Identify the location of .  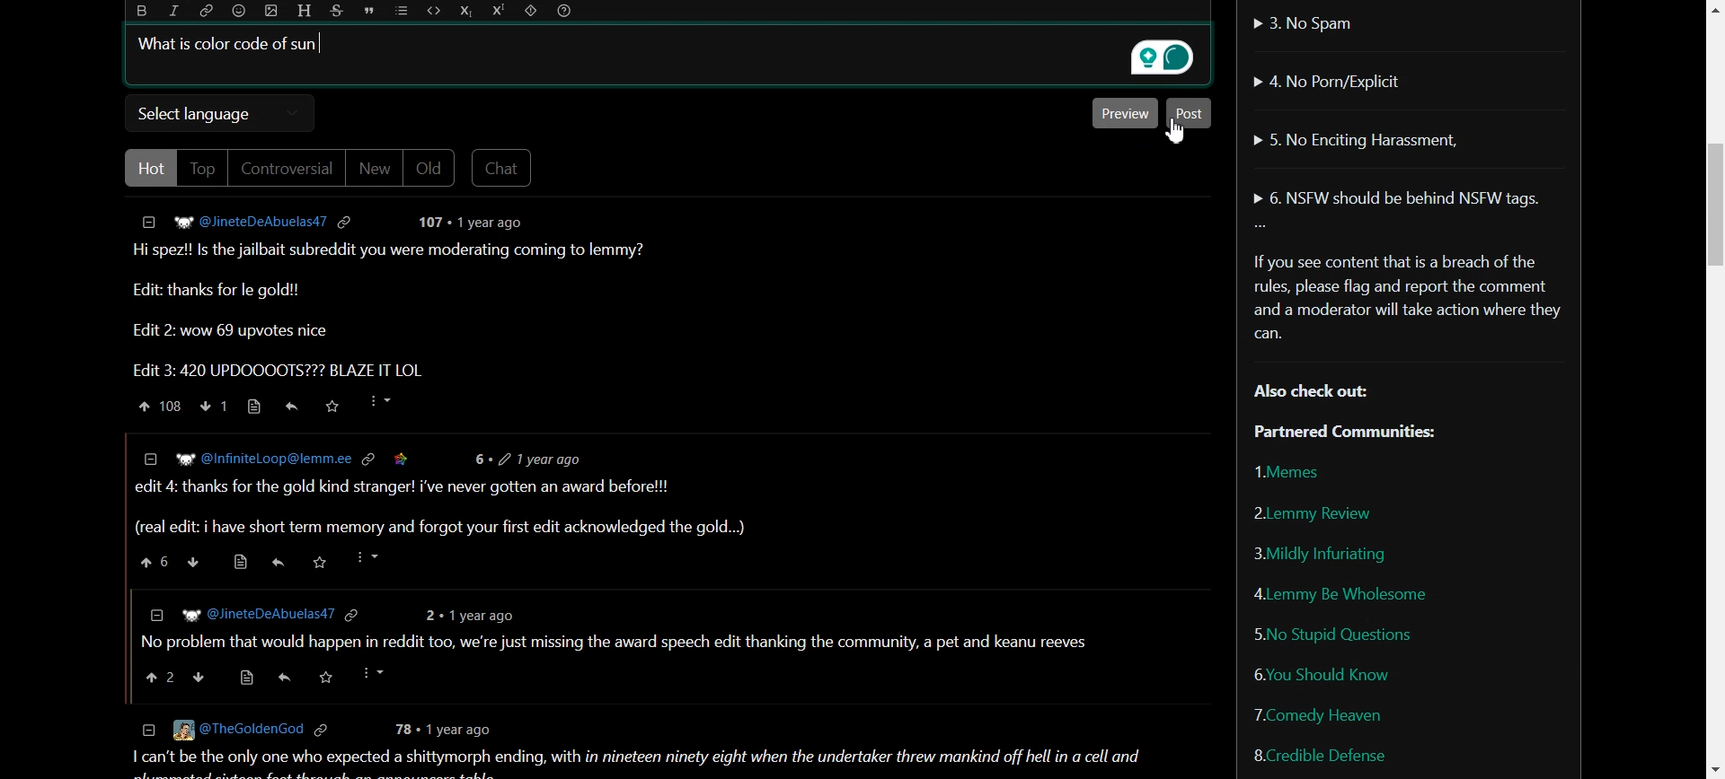
(283, 678).